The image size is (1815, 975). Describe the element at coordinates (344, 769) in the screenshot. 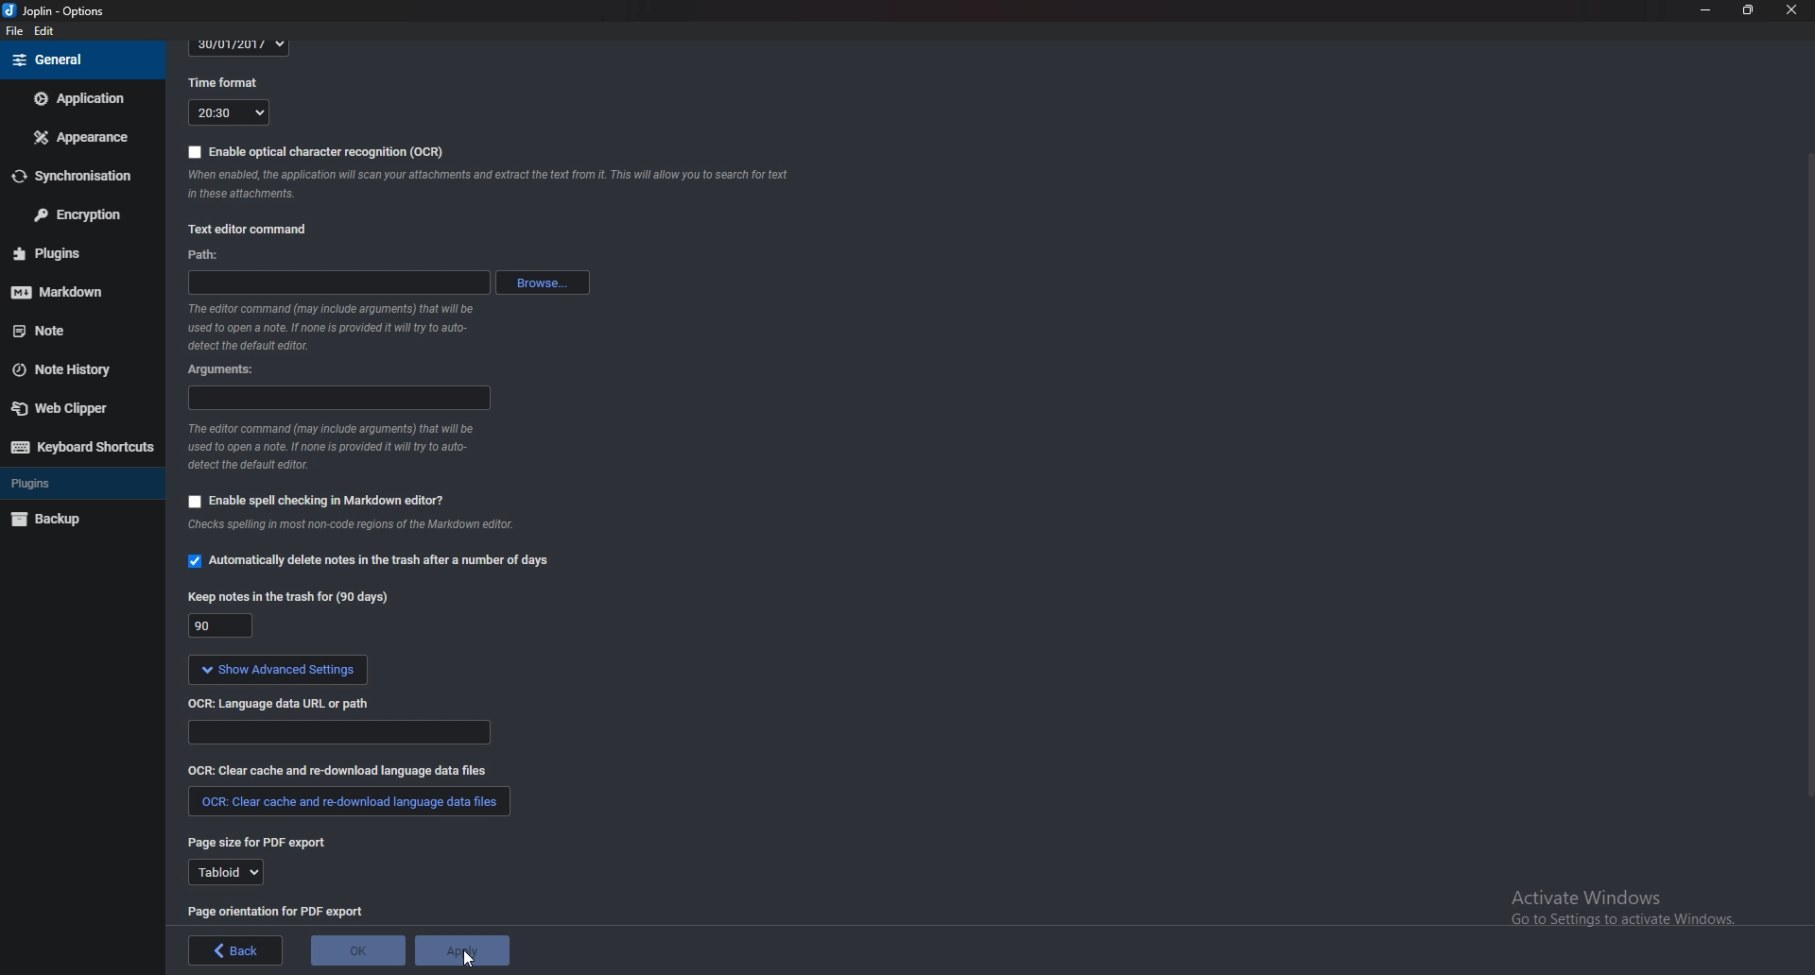

I see `Clear cache and redownload Language data` at that location.